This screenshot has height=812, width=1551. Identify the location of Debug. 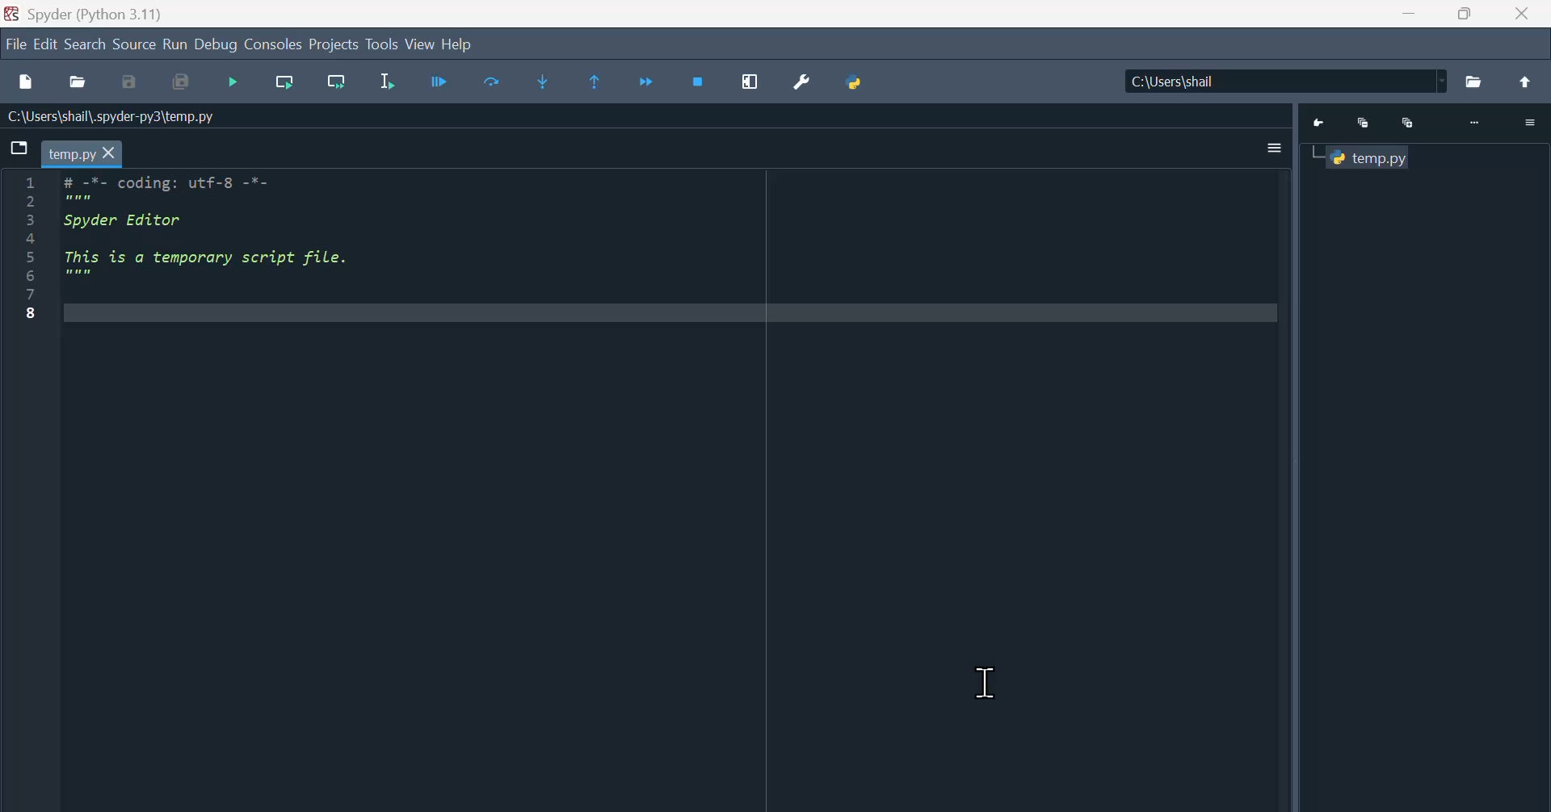
(216, 43).